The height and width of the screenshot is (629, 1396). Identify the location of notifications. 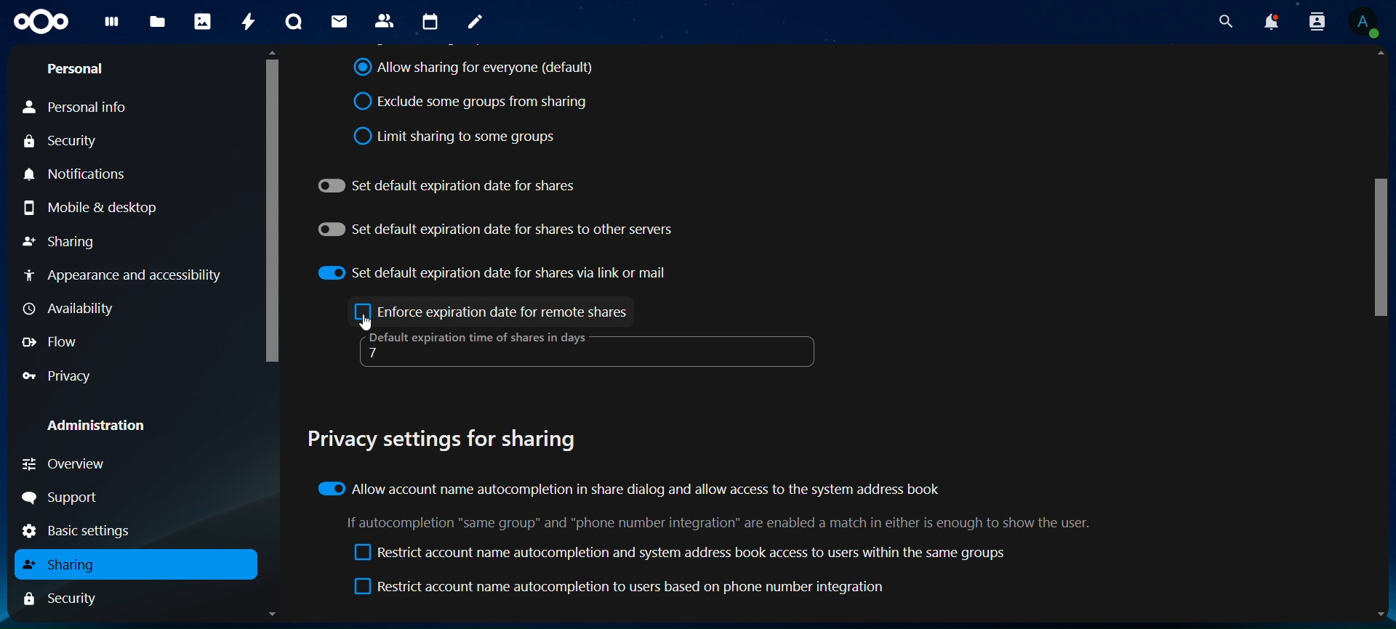
(87, 174).